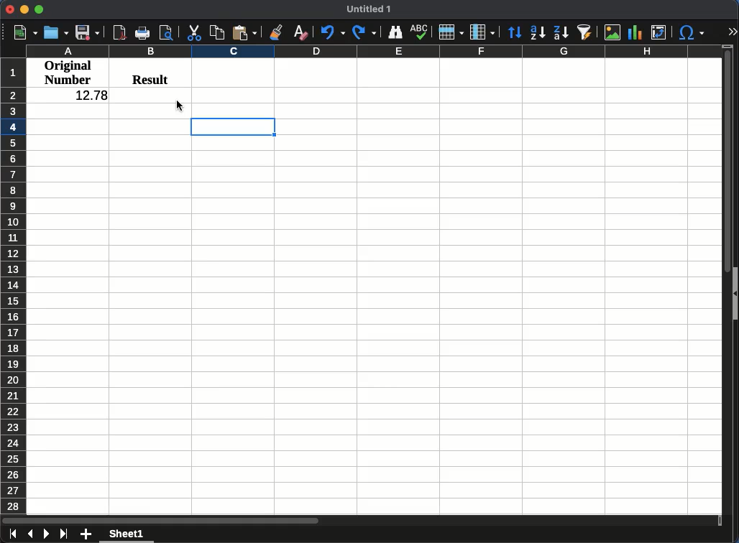 This screenshot has width=739, height=543. Describe the element at coordinates (421, 30) in the screenshot. I see `spelling check` at that location.